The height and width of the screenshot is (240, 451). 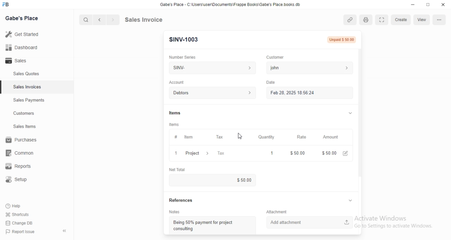 What do you see at coordinates (24, 50) in the screenshot?
I see `all Dashboard` at bounding box center [24, 50].